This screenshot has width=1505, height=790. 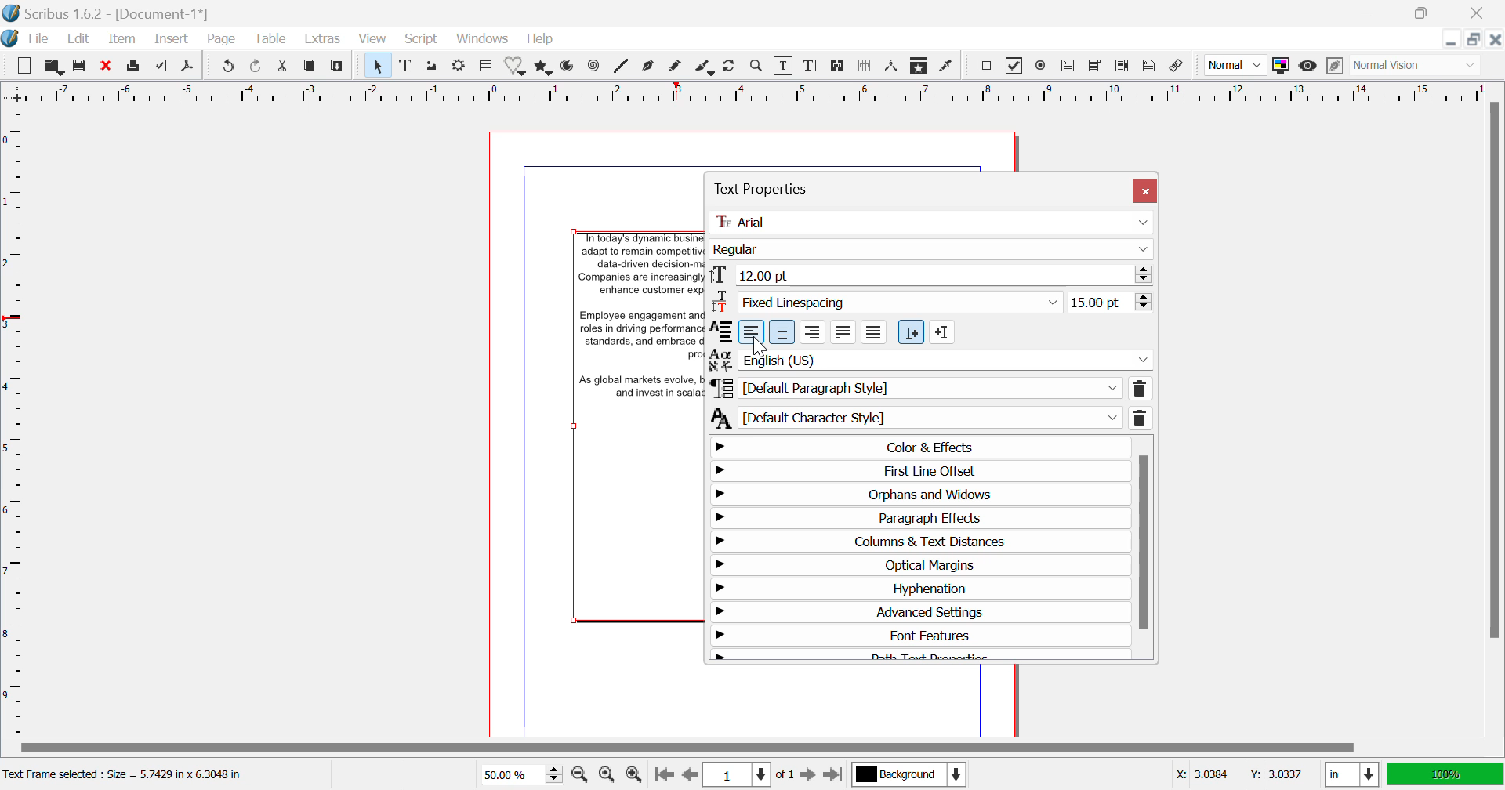 What do you see at coordinates (894, 67) in the screenshot?
I see `Measurements` at bounding box center [894, 67].